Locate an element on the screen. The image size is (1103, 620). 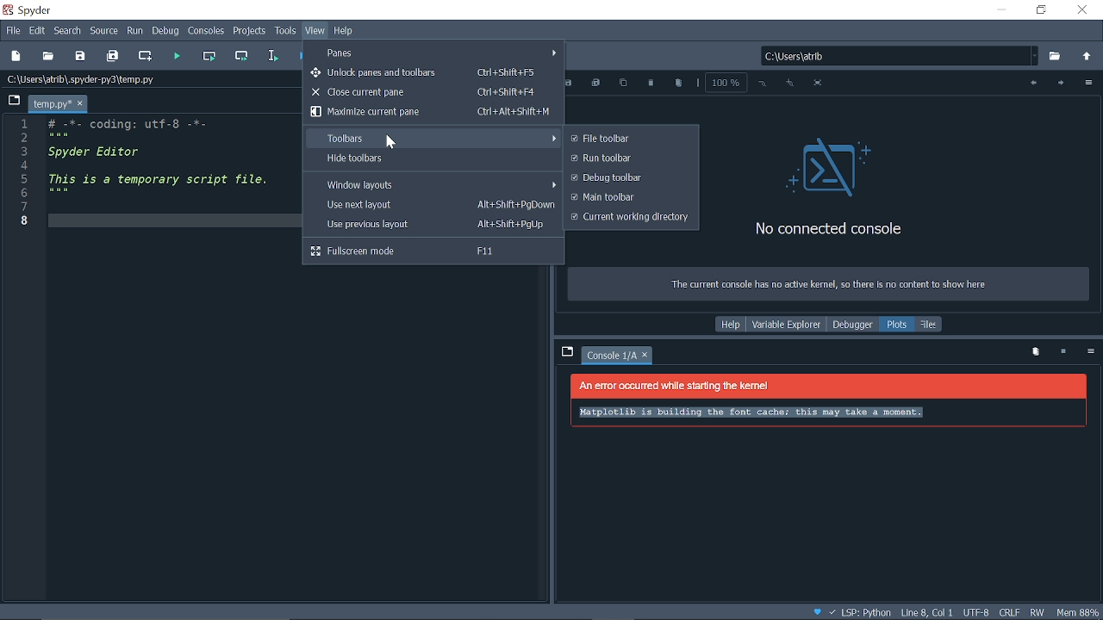
Run file is located at coordinates (179, 55).